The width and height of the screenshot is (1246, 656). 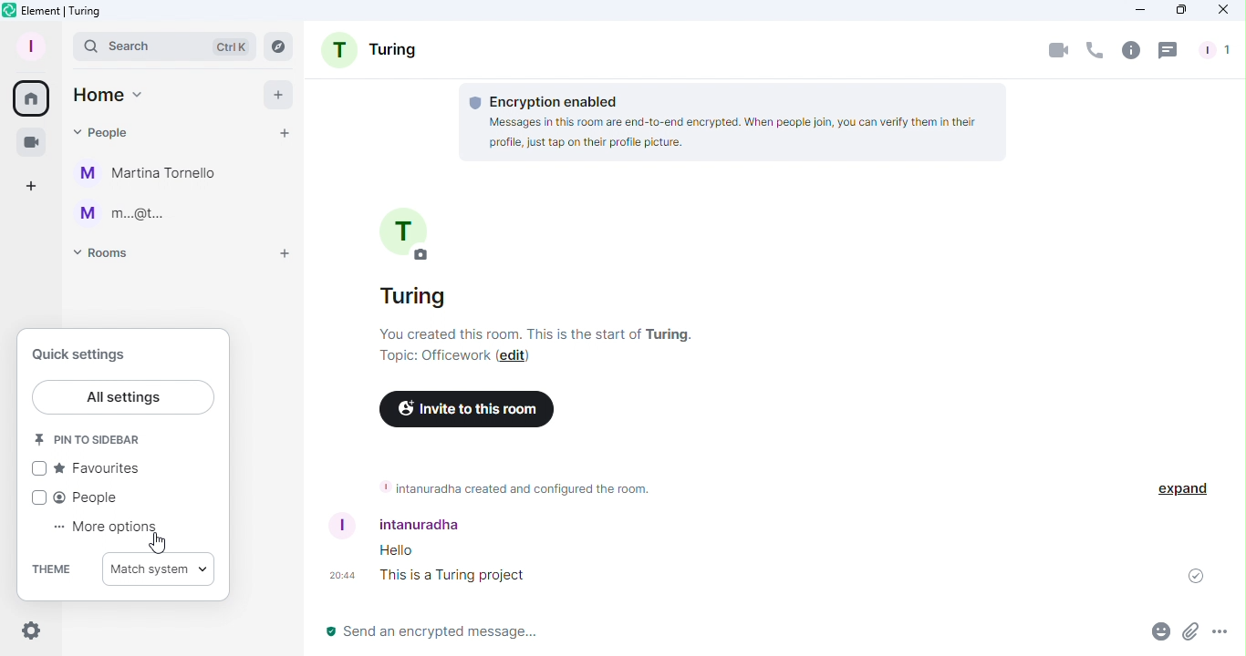 What do you see at coordinates (275, 44) in the screenshot?
I see `Explore rooms` at bounding box center [275, 44].